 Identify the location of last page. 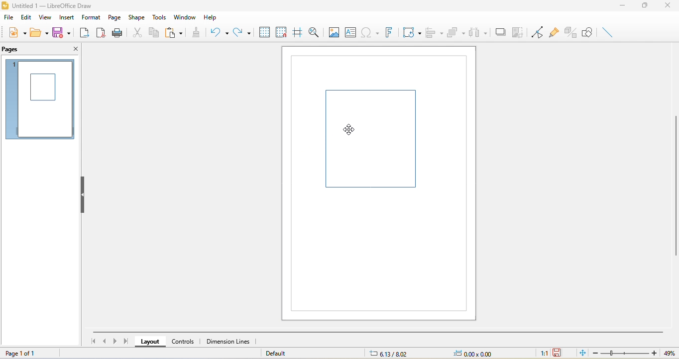
(126, 342).